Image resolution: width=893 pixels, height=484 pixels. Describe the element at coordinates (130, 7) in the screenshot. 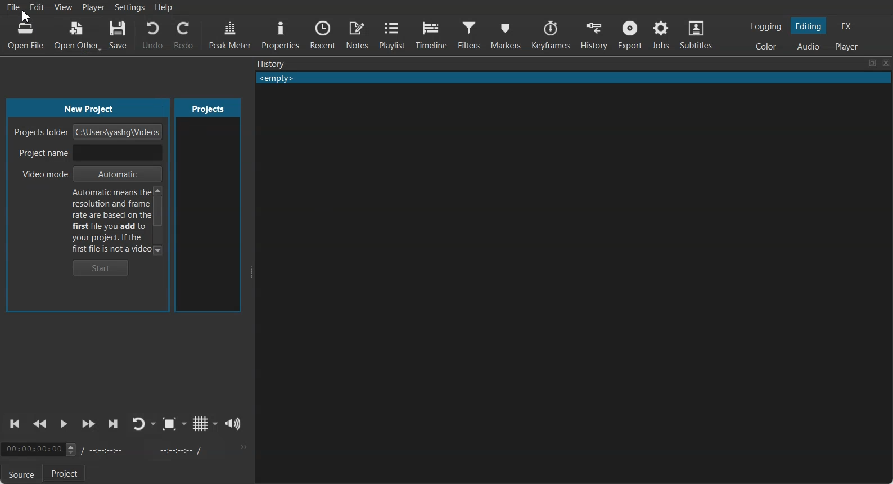

I see `Settings` at that location.